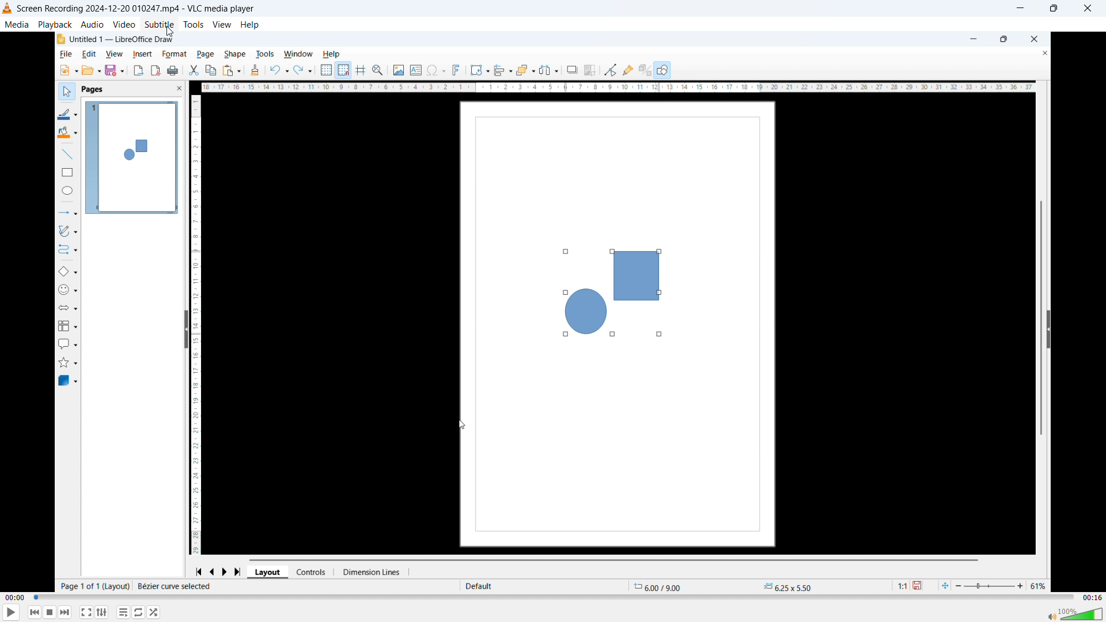  Describe the element at coordinates (344, 70) in the screenshot. I see `snap to grid` at that location.